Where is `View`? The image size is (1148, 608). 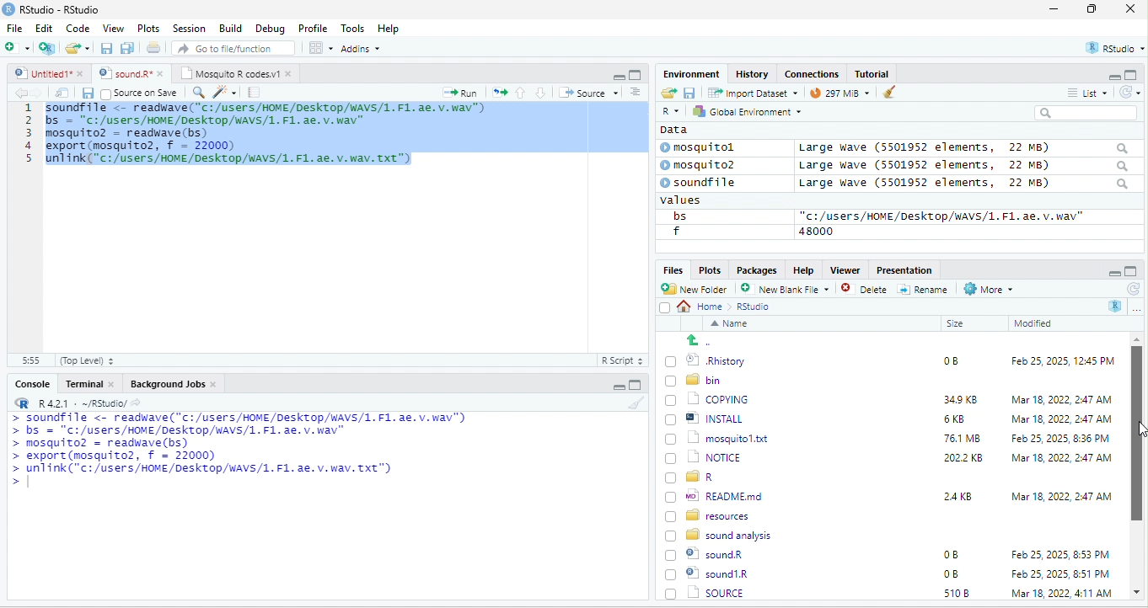
View is located at coordinates (112, 29).